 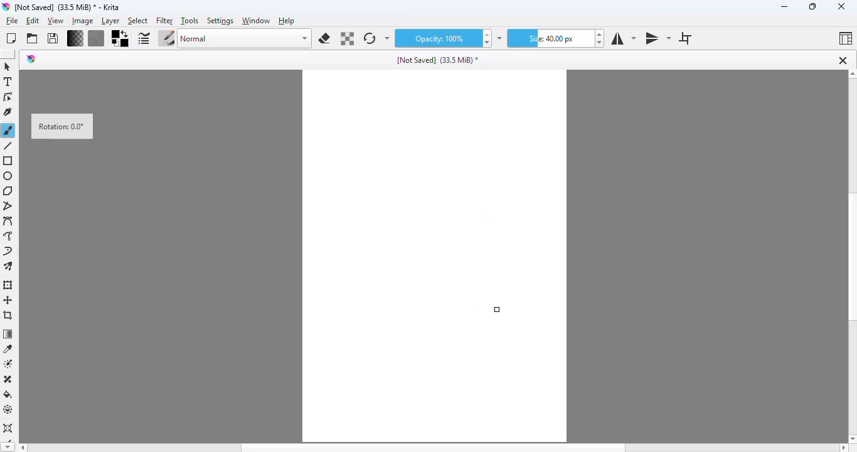 What do you see at coordinates (785, 7) in the screenshot?
I see `minimize` at bounding box center [785, 7].